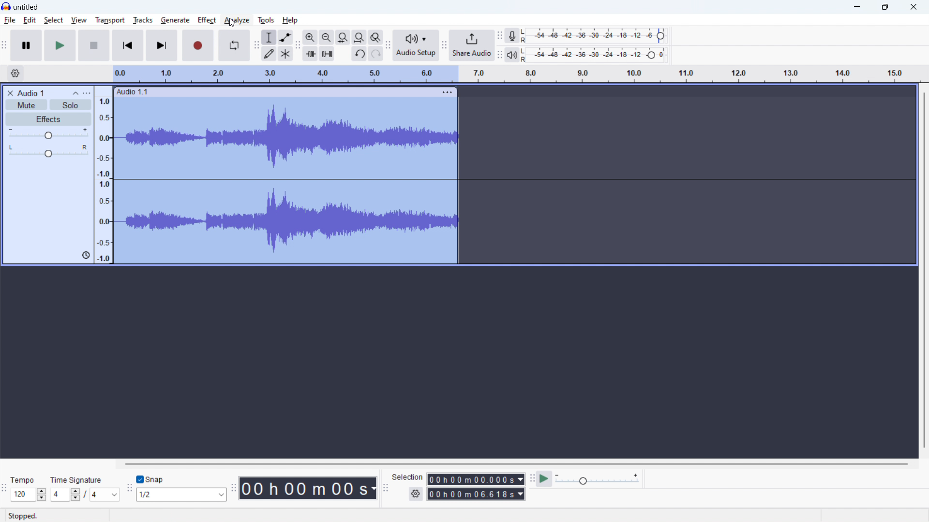 This screenshot has height=522, width=929. What do you see at coordinates (31, 93) in the screenshot?
I see `track title` at bounding box center [31, 93].